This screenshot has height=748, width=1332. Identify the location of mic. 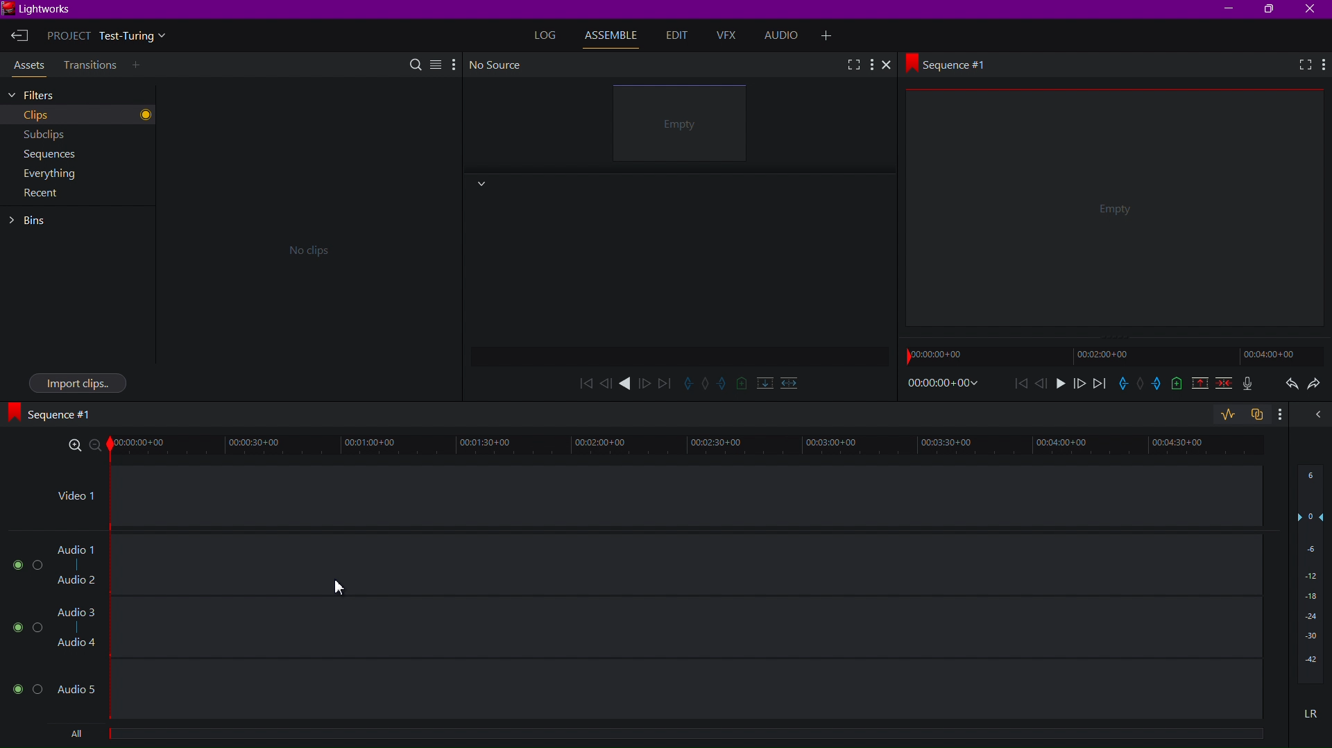
(1252, 385).